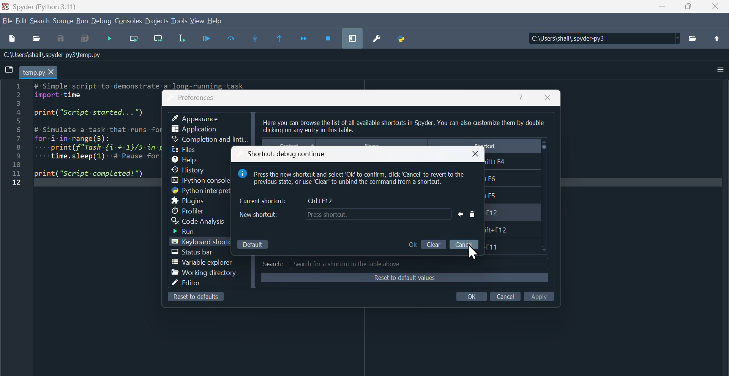  I want to click on Execute until same function returns, so click(279, 38).